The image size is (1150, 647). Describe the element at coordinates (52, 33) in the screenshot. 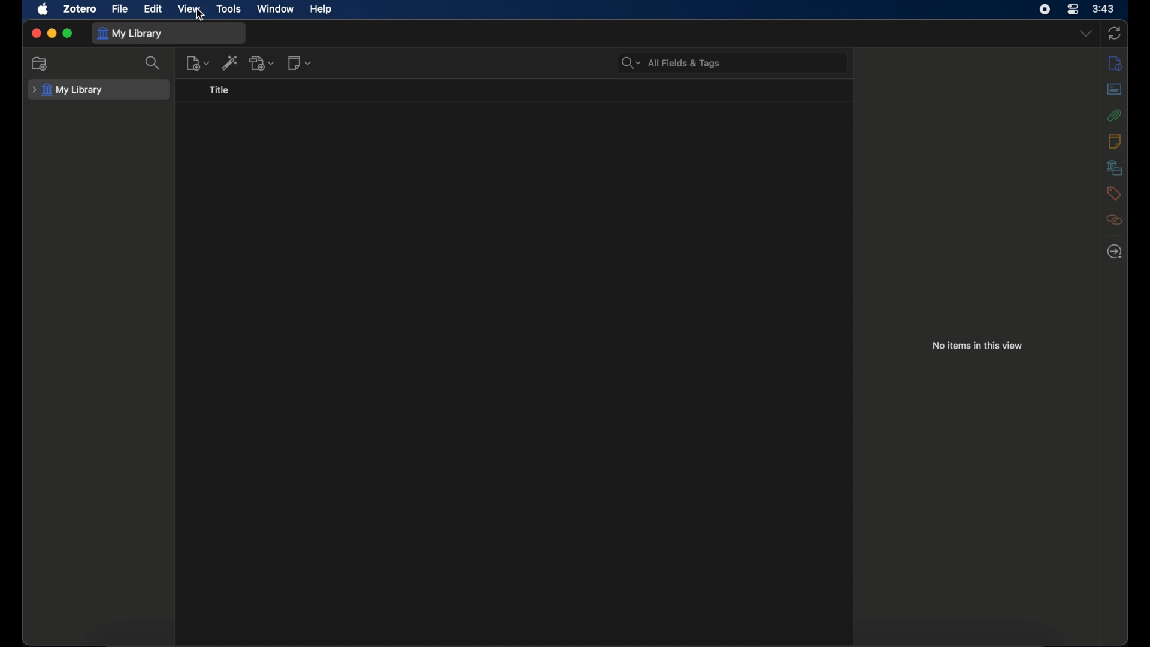

I see `minimize` at that location.